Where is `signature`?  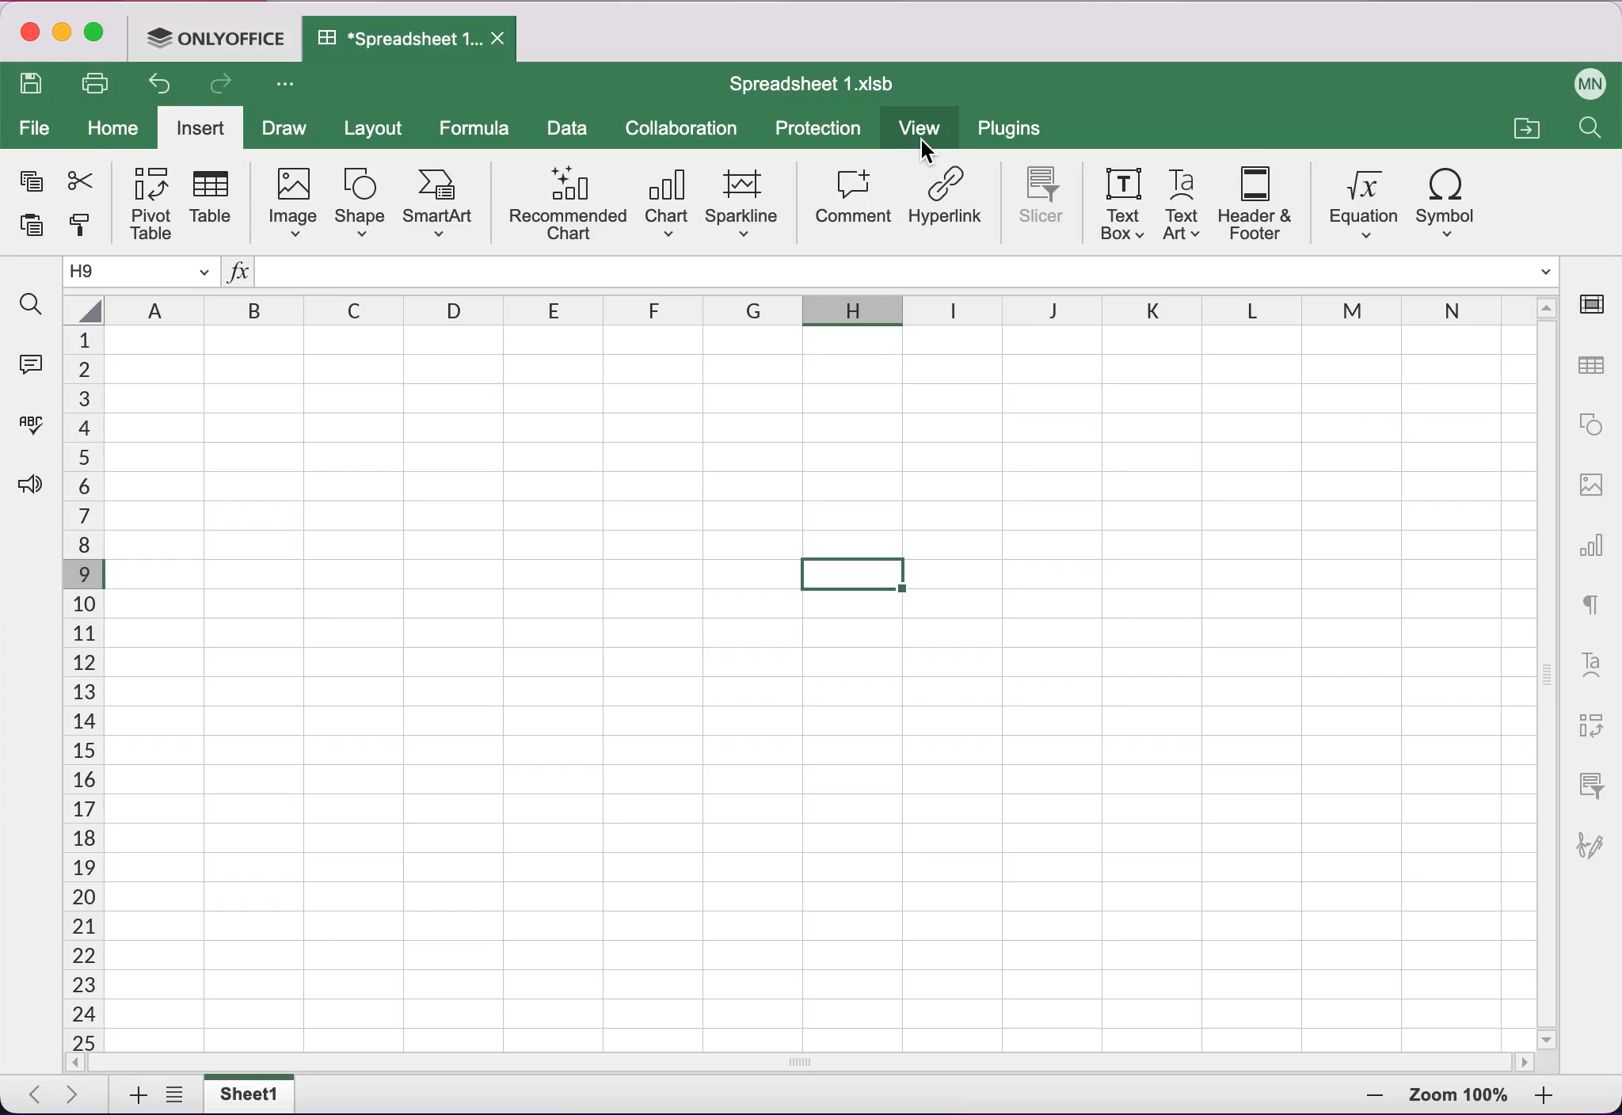
signature is located at coordinates (1596, 856).